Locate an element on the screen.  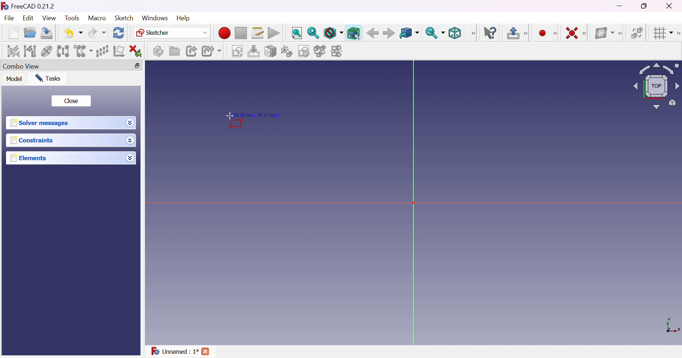
Edit is located at coordinates (28, 18).